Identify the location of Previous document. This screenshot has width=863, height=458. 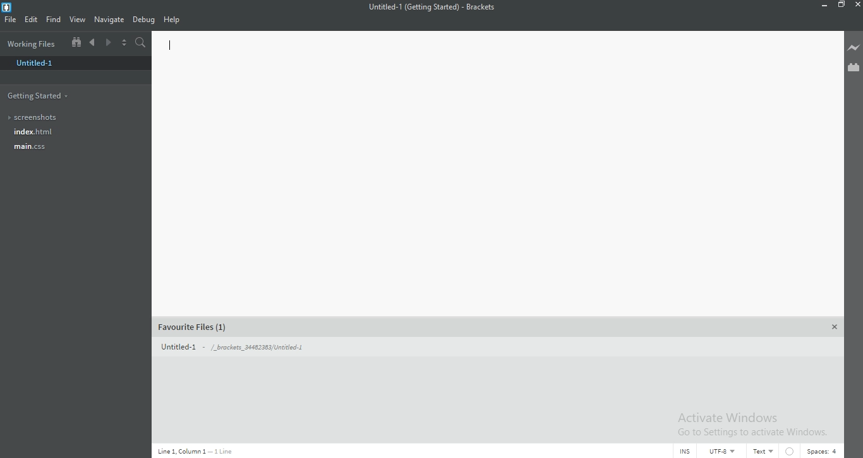
(94, 44).